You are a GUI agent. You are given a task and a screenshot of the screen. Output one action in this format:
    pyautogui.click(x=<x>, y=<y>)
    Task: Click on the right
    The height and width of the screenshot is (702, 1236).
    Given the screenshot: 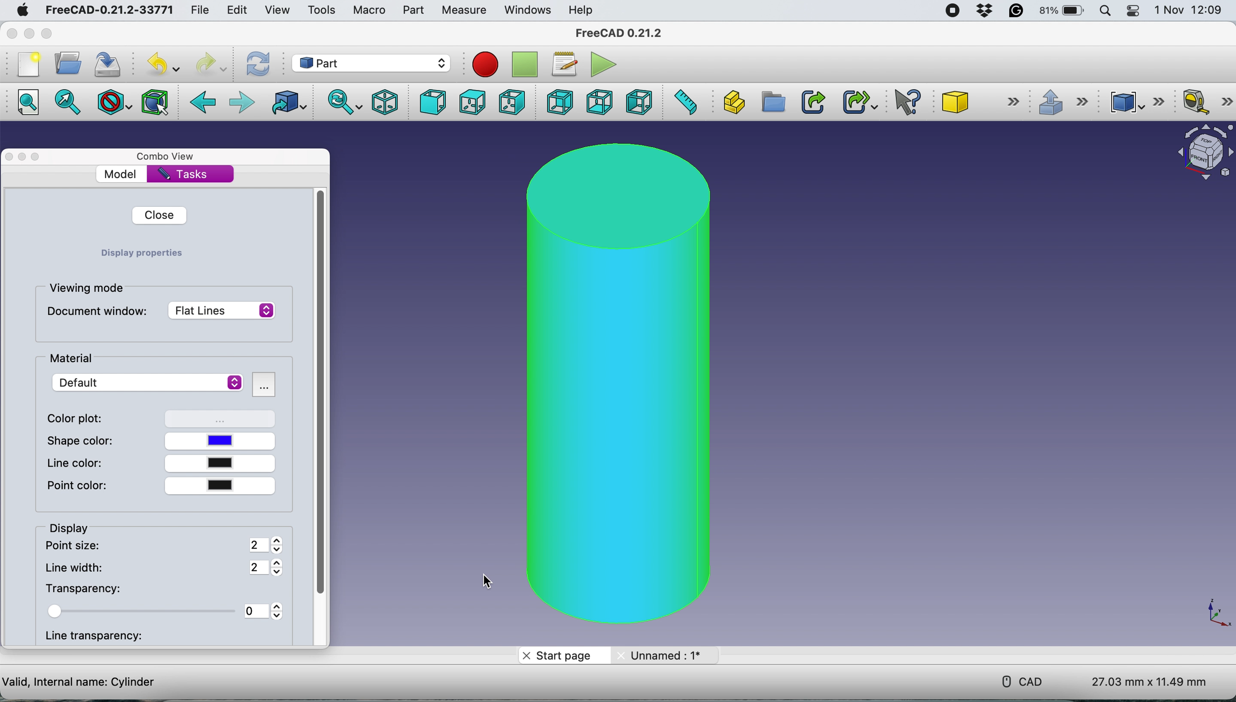 What is the action you would take?
    pyautogui.click(x=511, y=102)
    